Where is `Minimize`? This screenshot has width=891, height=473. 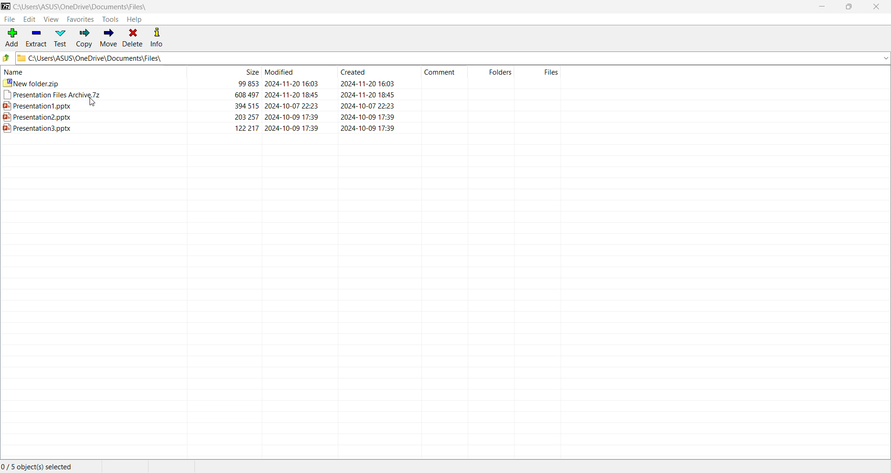
Minimize is located at coordinates (822, 6).